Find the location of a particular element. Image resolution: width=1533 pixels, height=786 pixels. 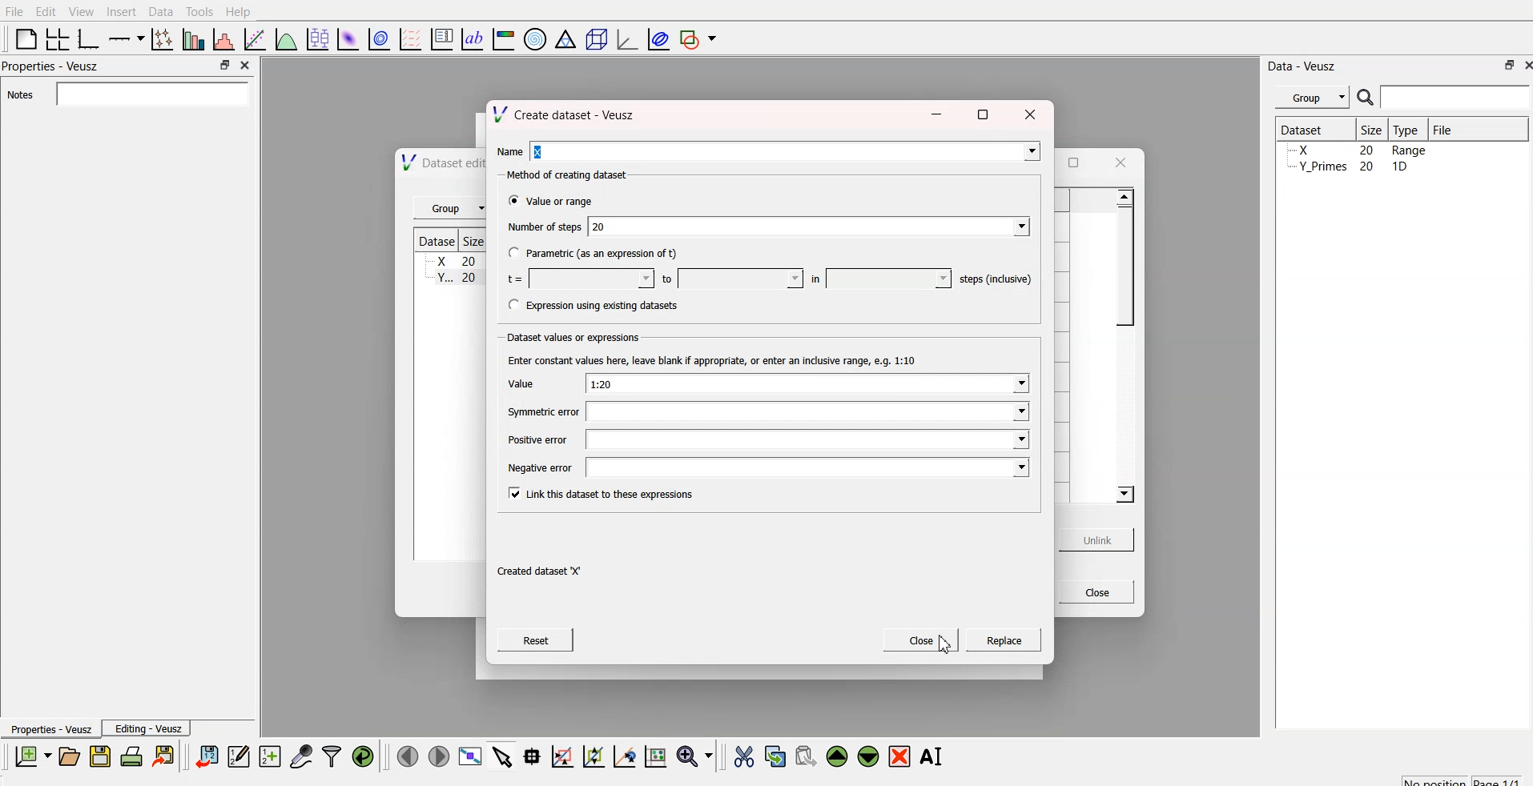

filter data is located at coordinates (332, 754).